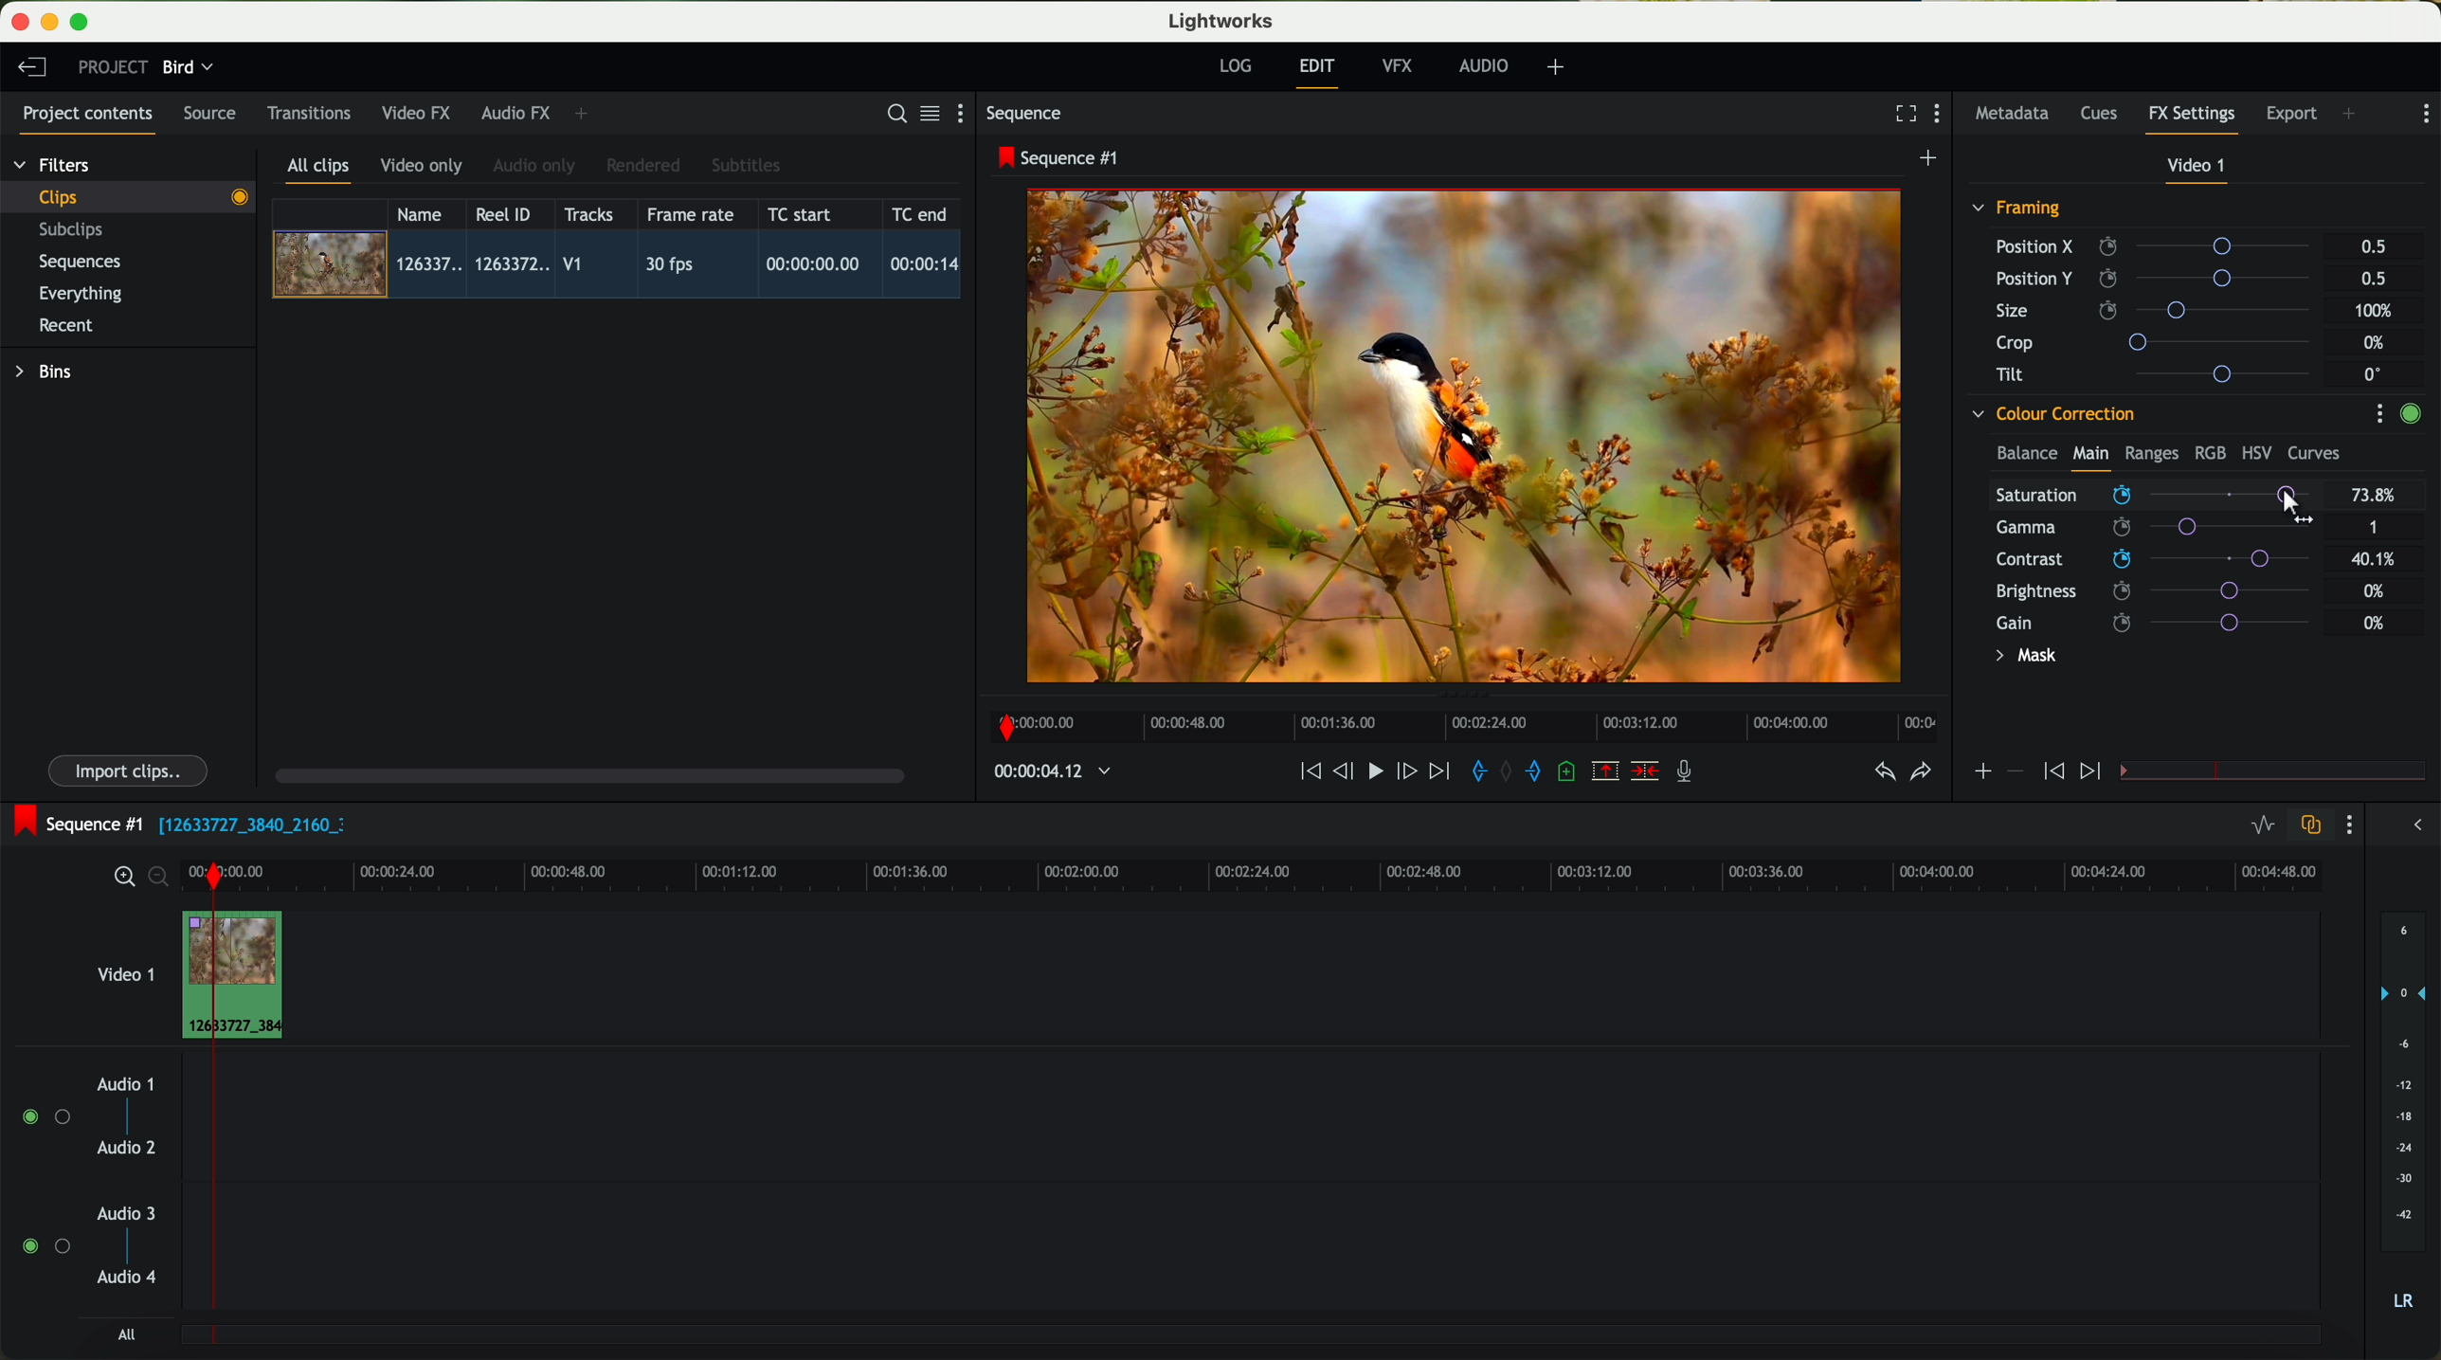  Describe the element at coordinates (421, 167) in the screenshot. I see `video only` at that location.